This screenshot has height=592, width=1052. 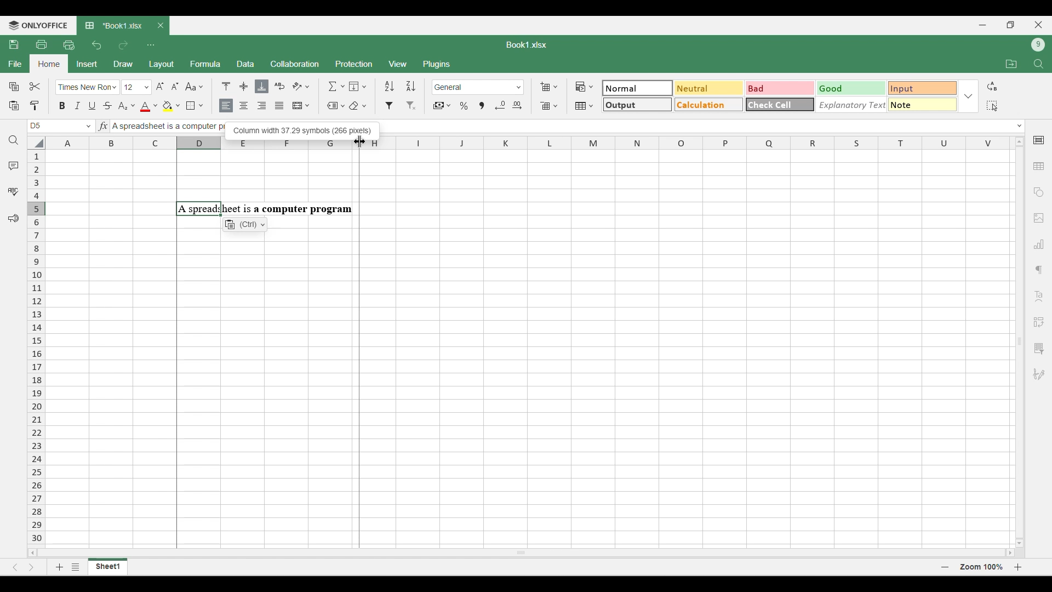 What do you see at coordinates (1011, 25) in the screenshot?
I see `Show in smaller tab` at bounding box center [1011, 25].